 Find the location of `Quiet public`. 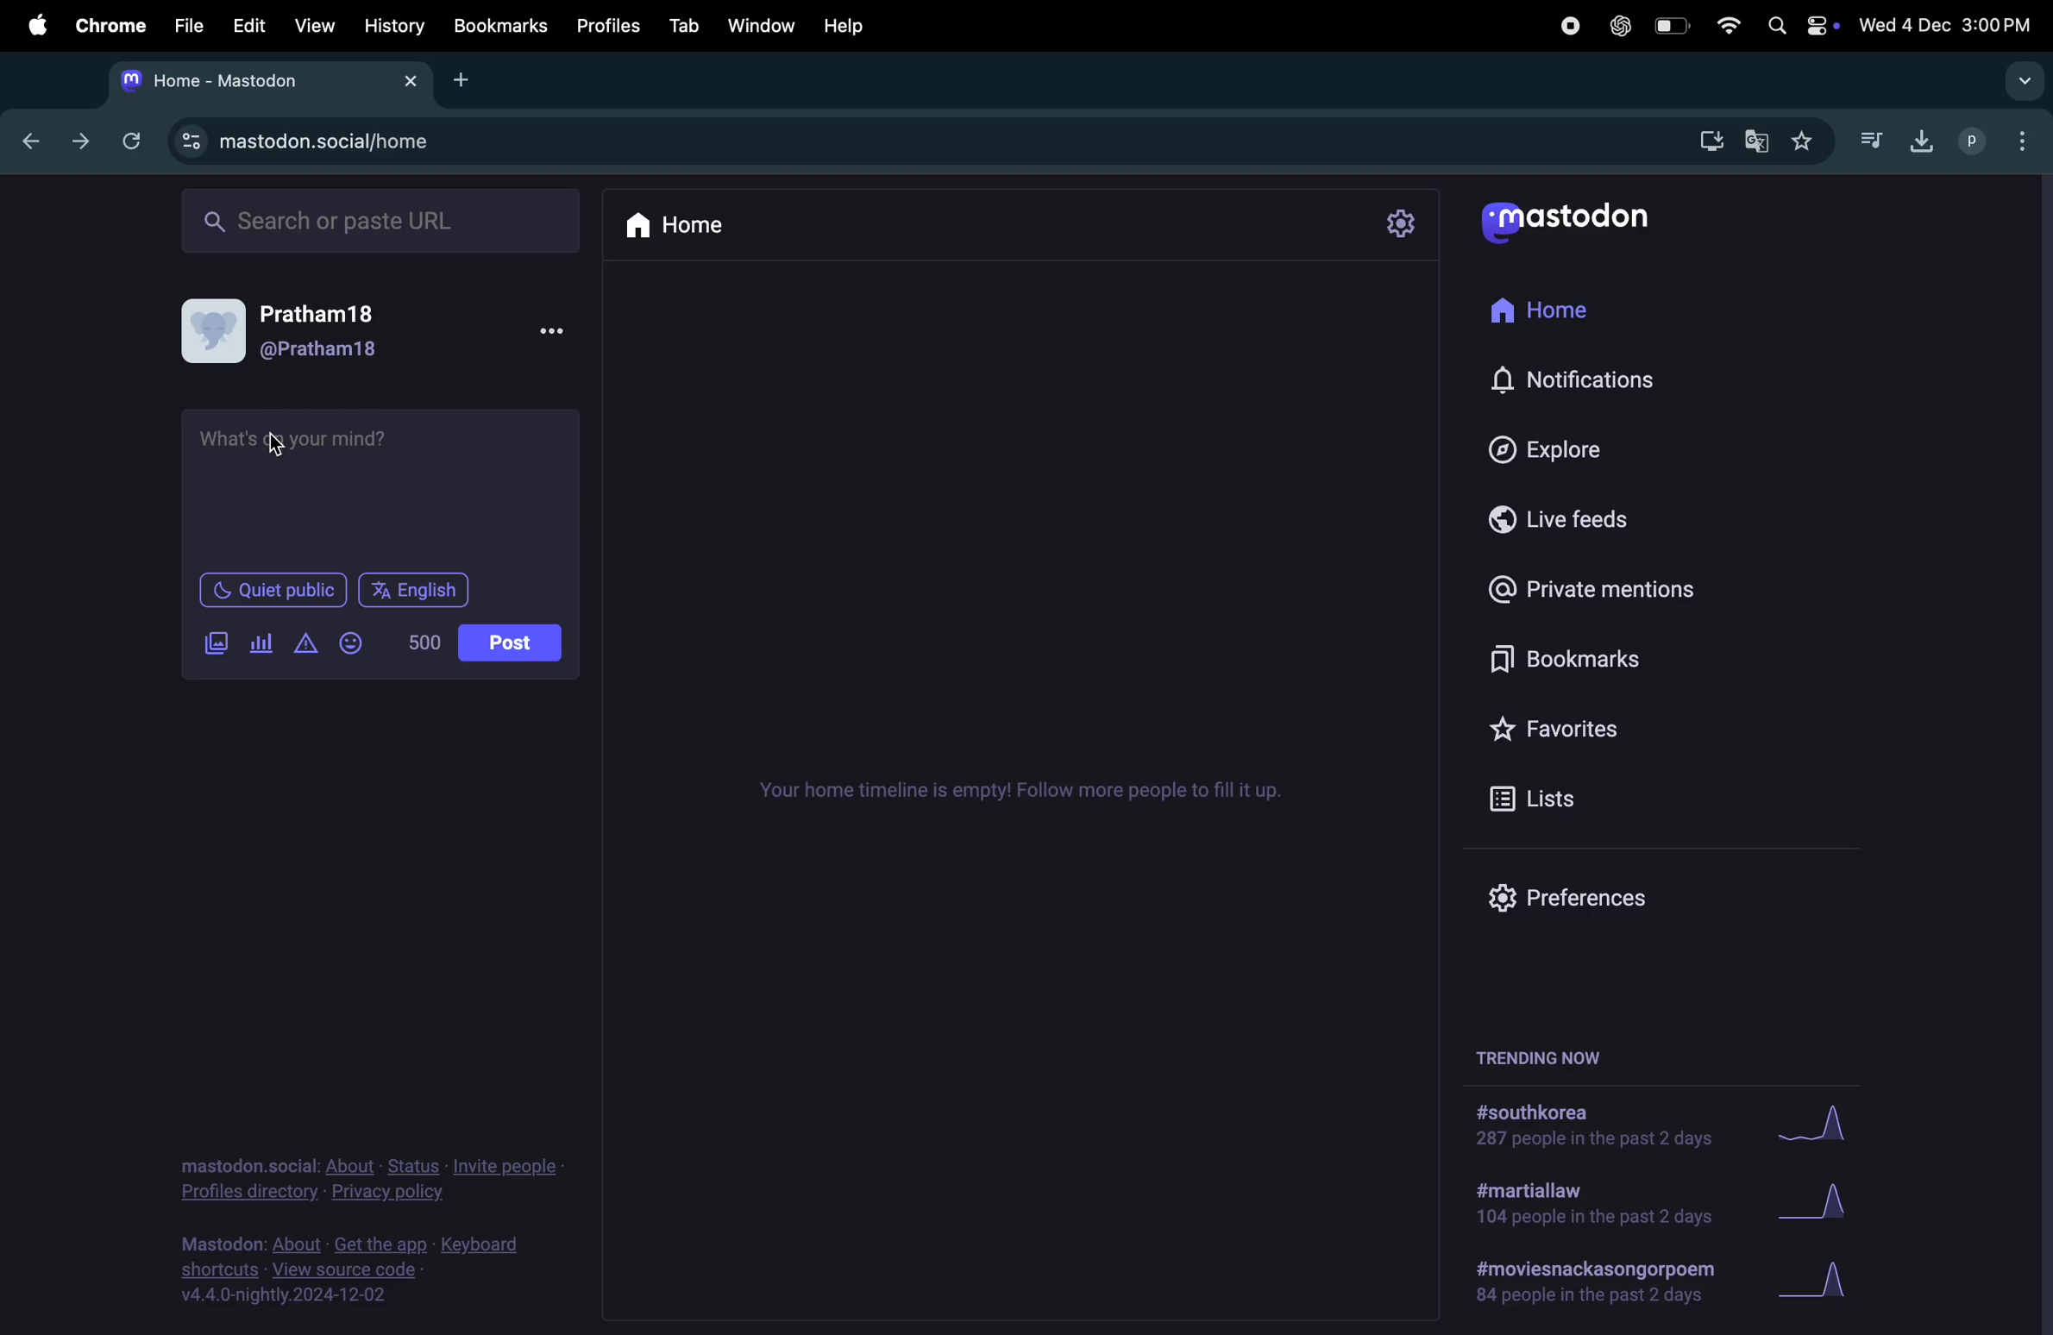

Quiet public is located at coordinates (270, 589).